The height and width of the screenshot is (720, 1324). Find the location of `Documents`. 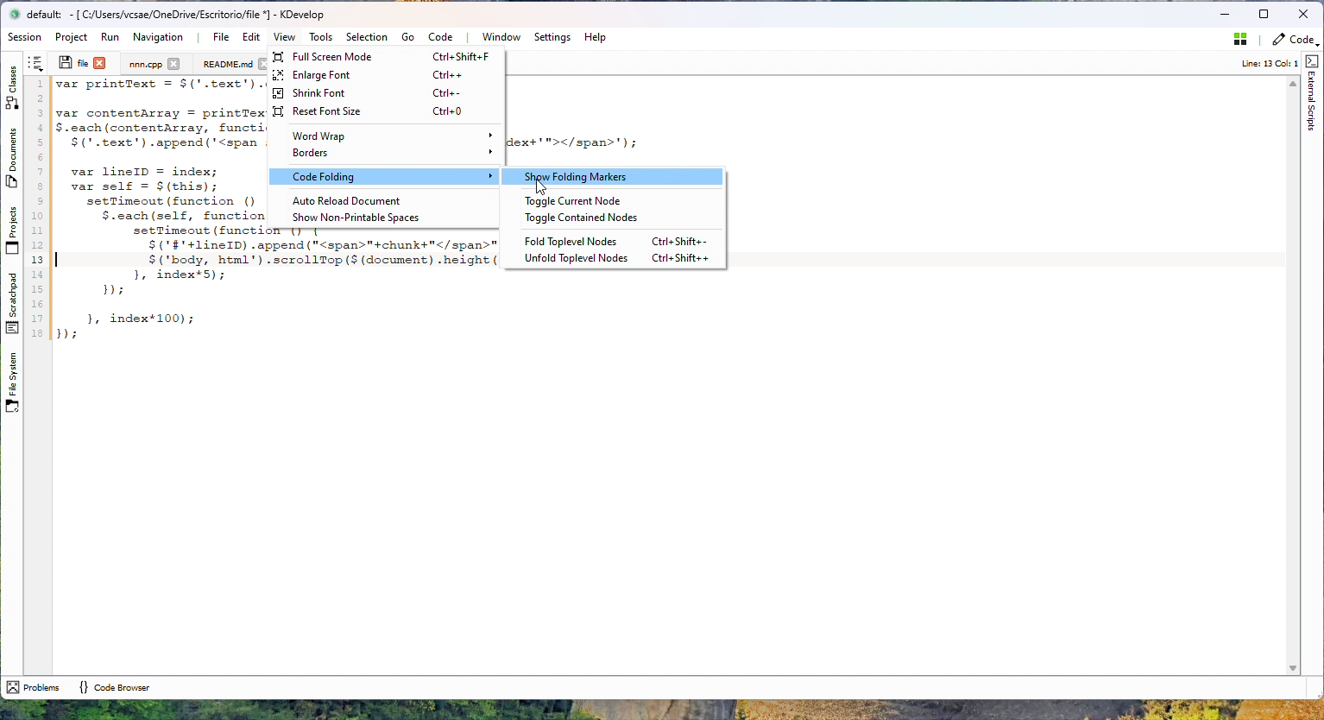

Documents is located at coordinates (13, 161).